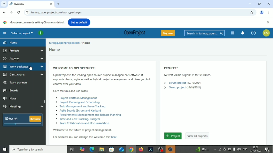  Describe the element at coordinates (224, 149) in the screenshot. I see `Meet now` at that location.